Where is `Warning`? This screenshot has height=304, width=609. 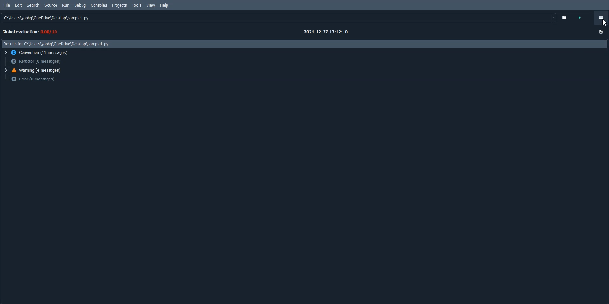 Warning is located at coordinates (36, 70).